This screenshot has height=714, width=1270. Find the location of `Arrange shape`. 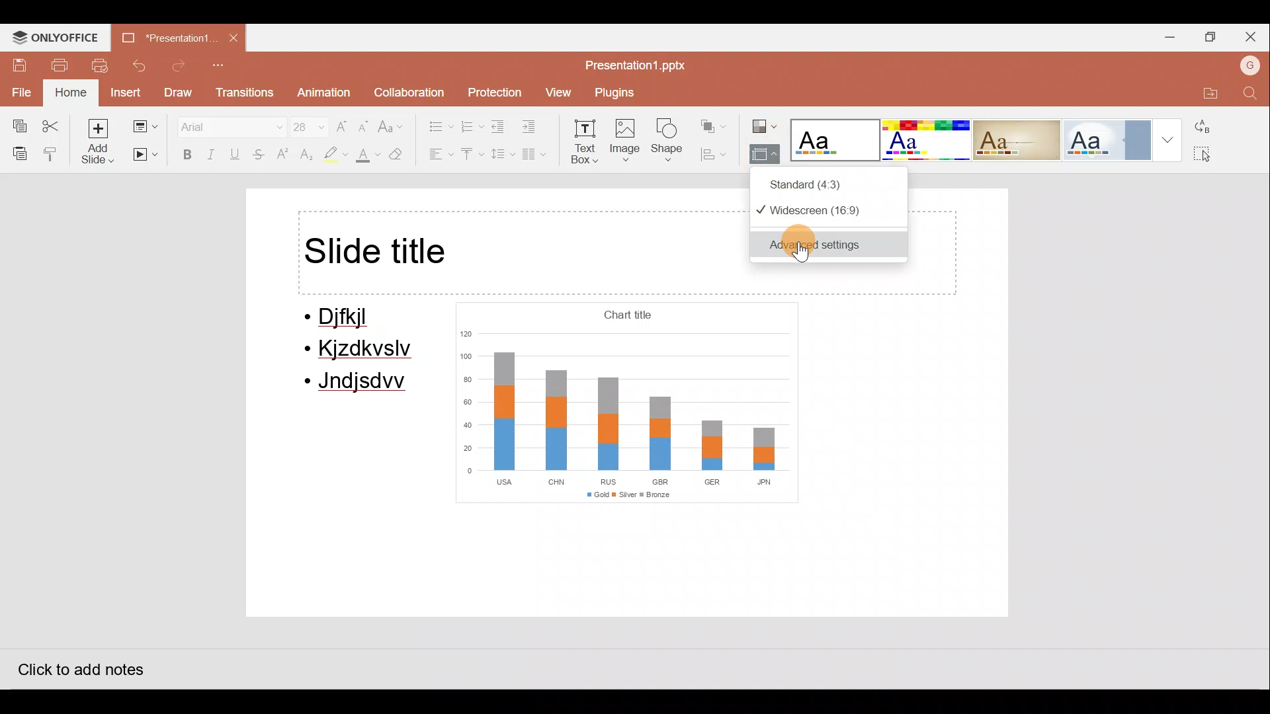

Arrange shape is located at coordinates (715, 122).